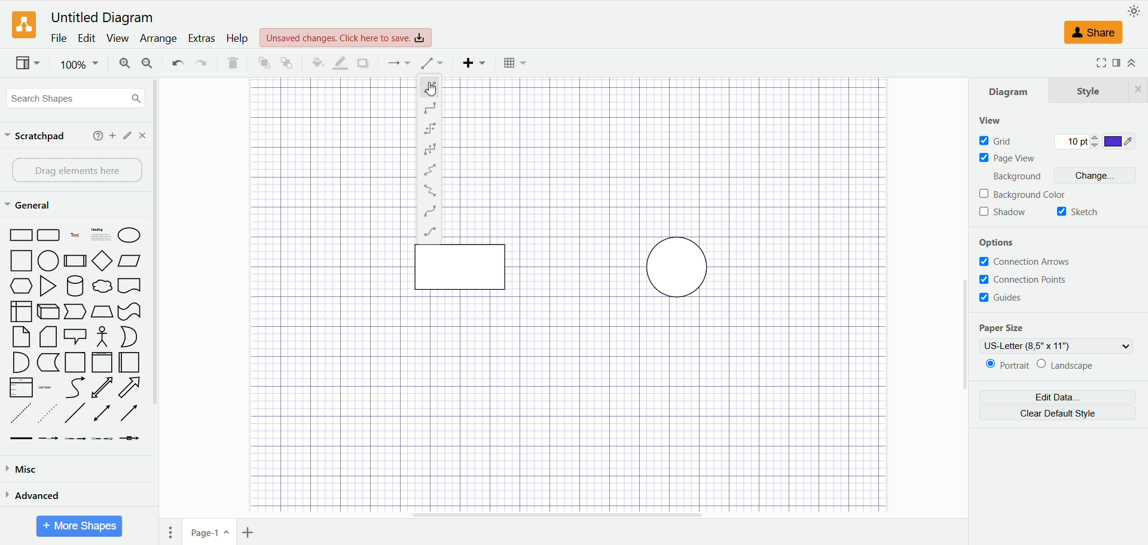  What do you see at coordinates (132, 440) in the screenshot?
I see `Connector with Icon Symbol` at bounding box center [132, 440].